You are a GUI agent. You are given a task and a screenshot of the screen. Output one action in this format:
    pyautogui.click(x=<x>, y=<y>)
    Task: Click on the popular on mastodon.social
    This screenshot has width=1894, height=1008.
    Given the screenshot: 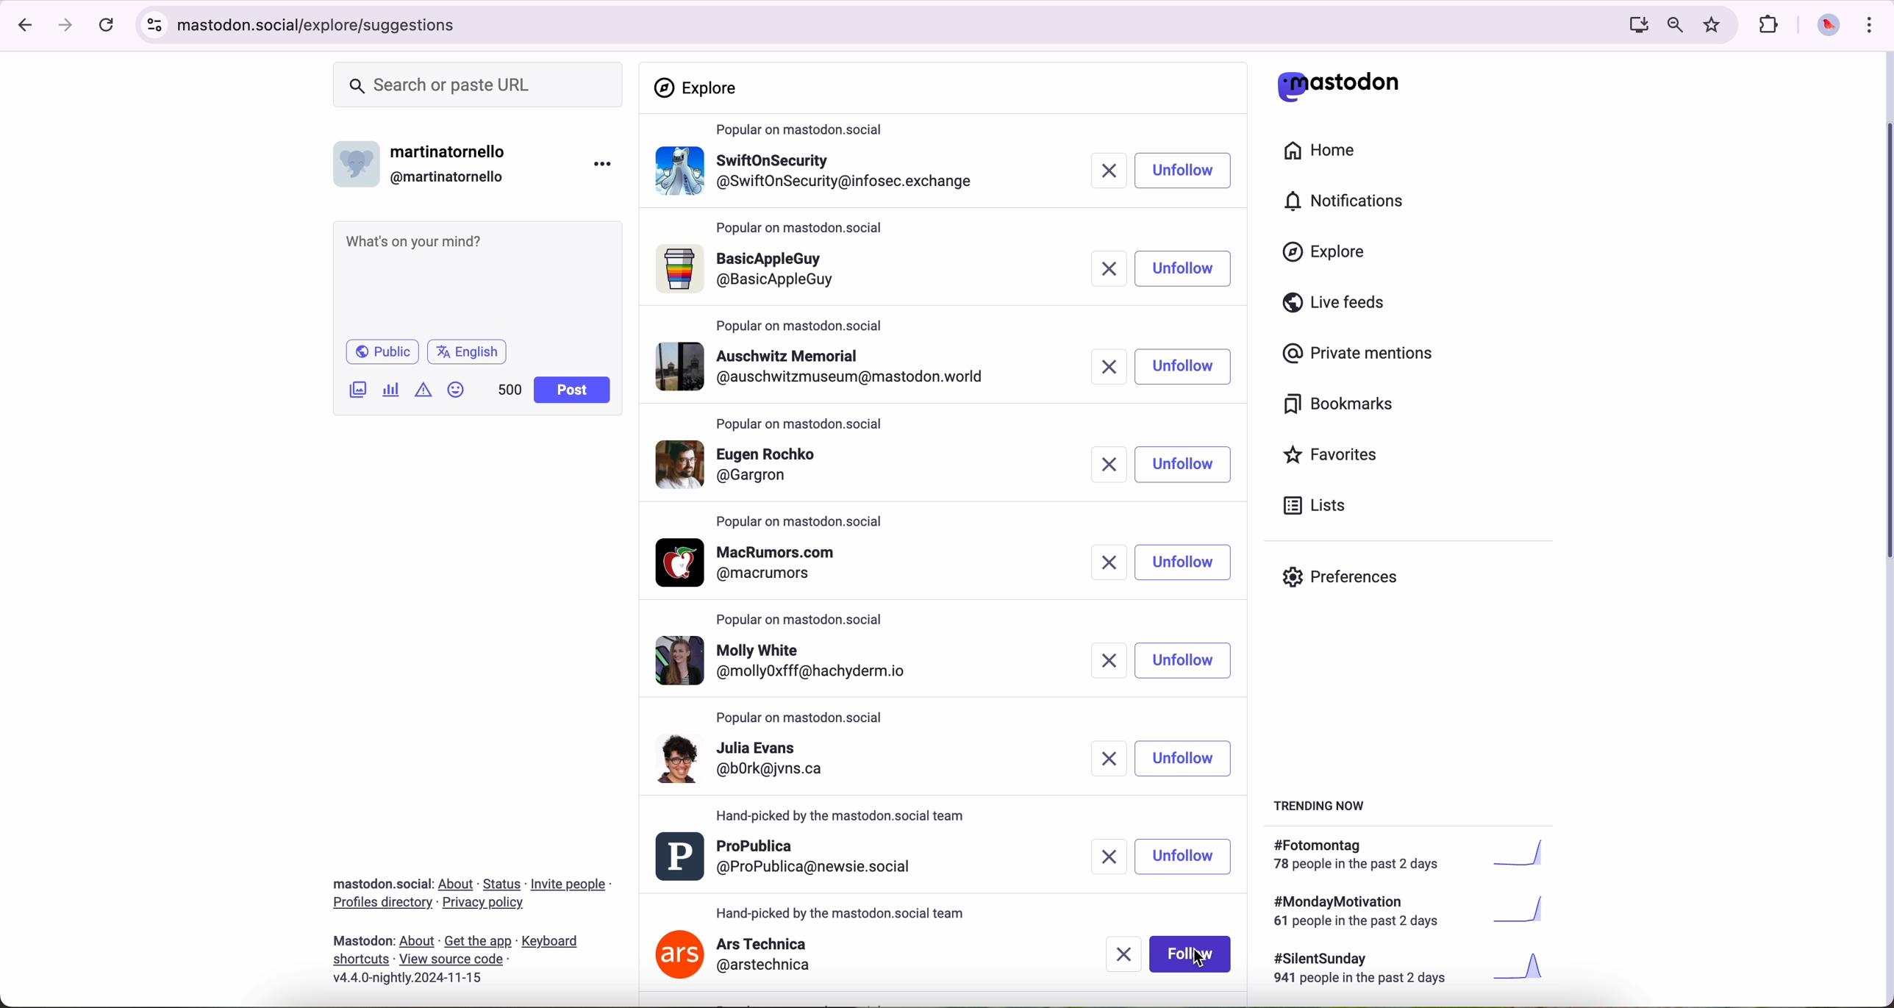 What is the action you would take?
    pyautogui.click(x=801, y=323)
    